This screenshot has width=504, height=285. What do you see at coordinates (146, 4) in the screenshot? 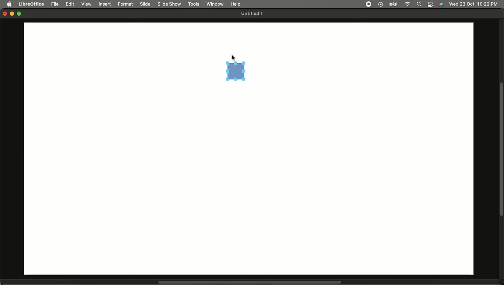
I see `Slide` at bounding box center [146, 4].